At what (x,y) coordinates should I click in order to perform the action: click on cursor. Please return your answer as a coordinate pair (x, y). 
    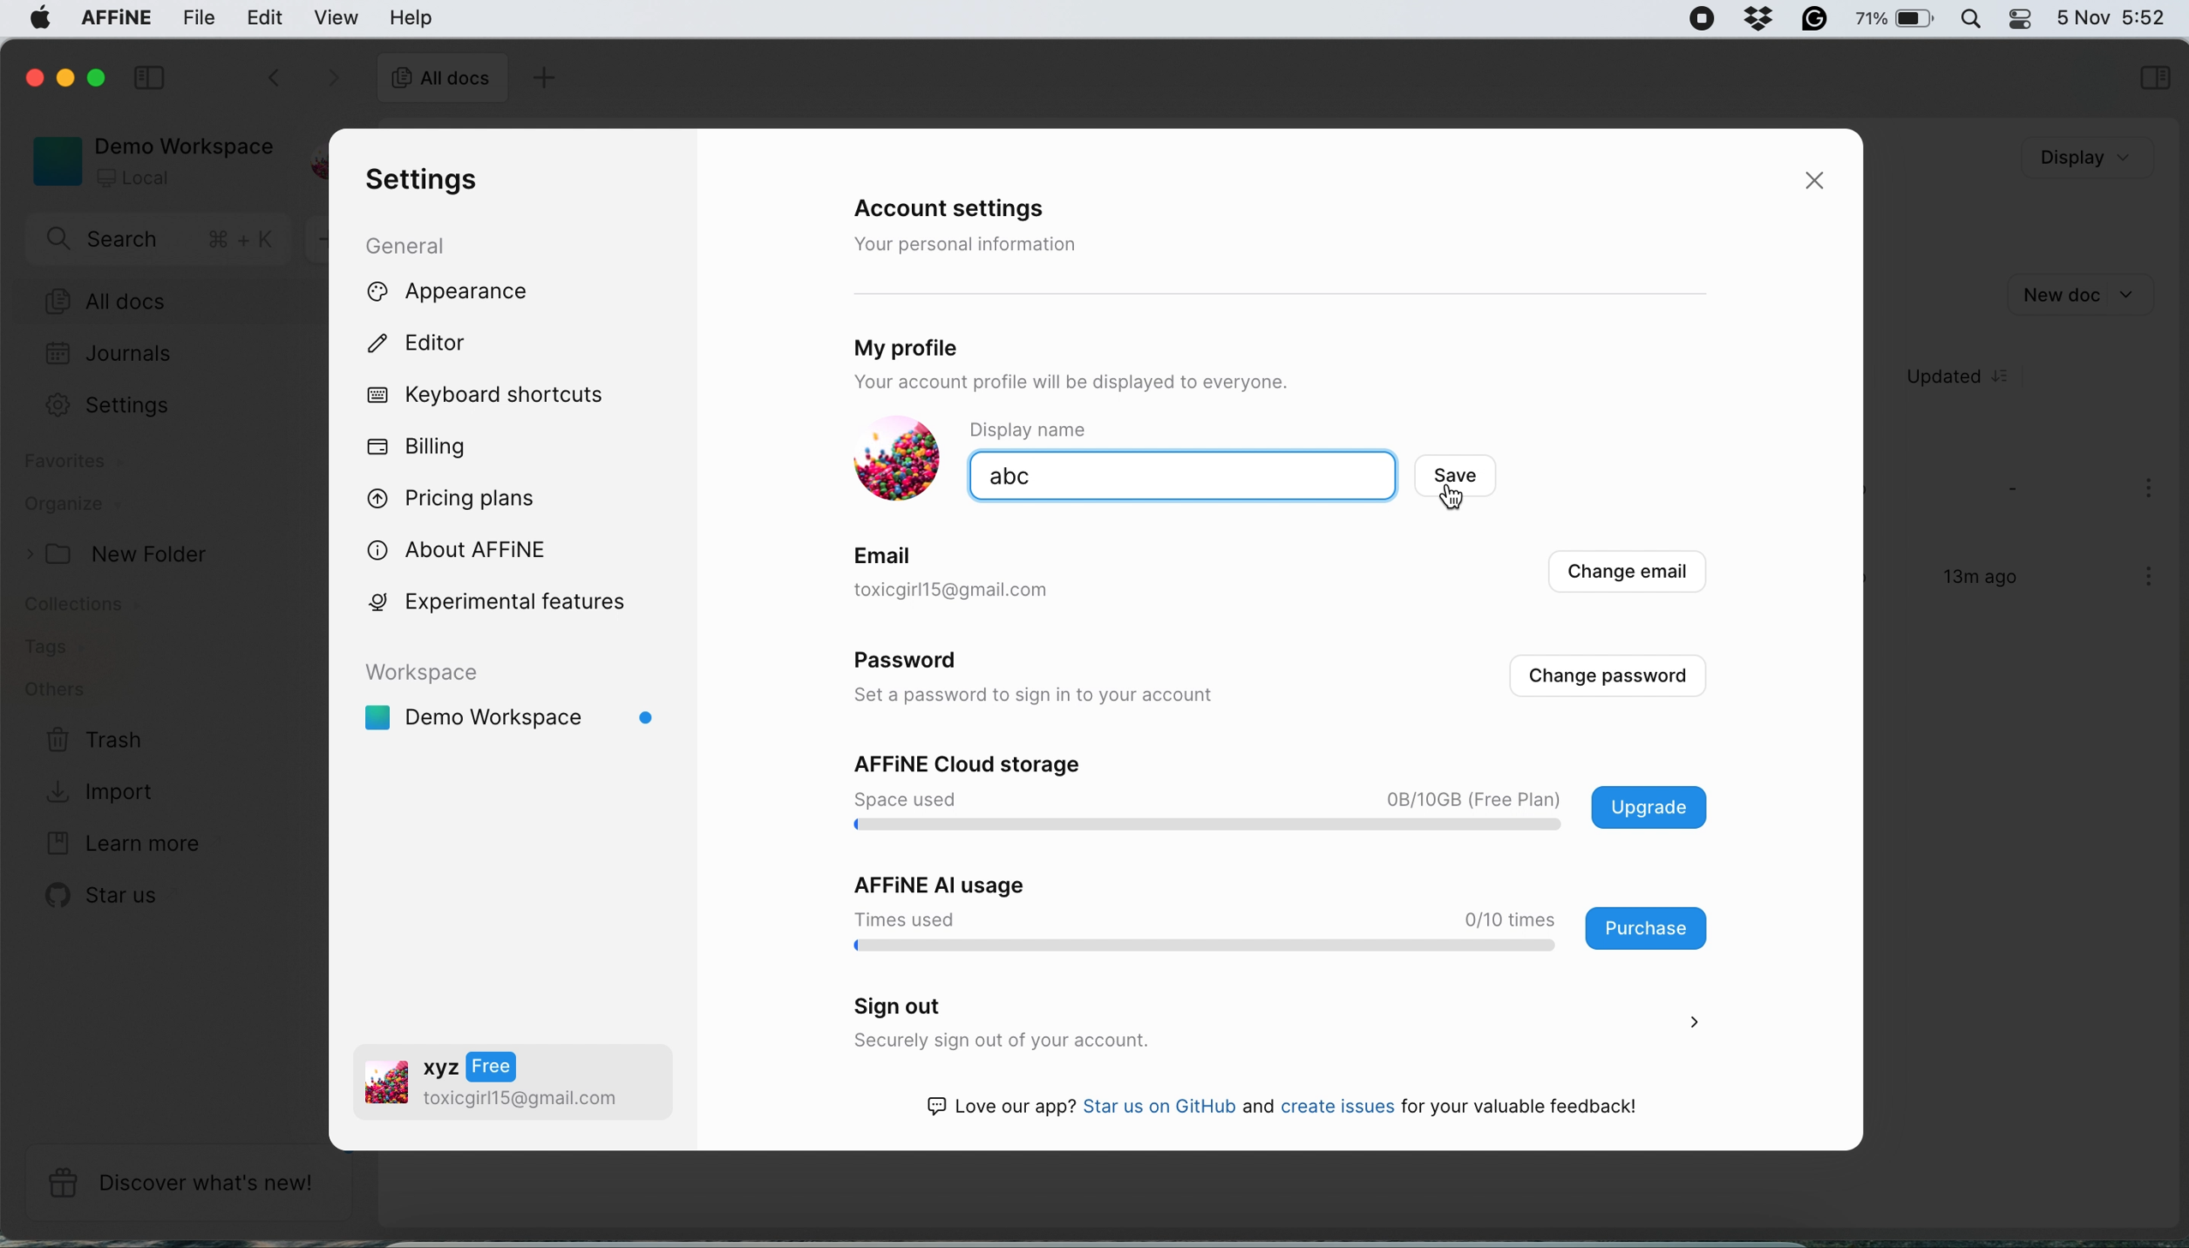
    Looking at the image, I should click on (1456, 500).